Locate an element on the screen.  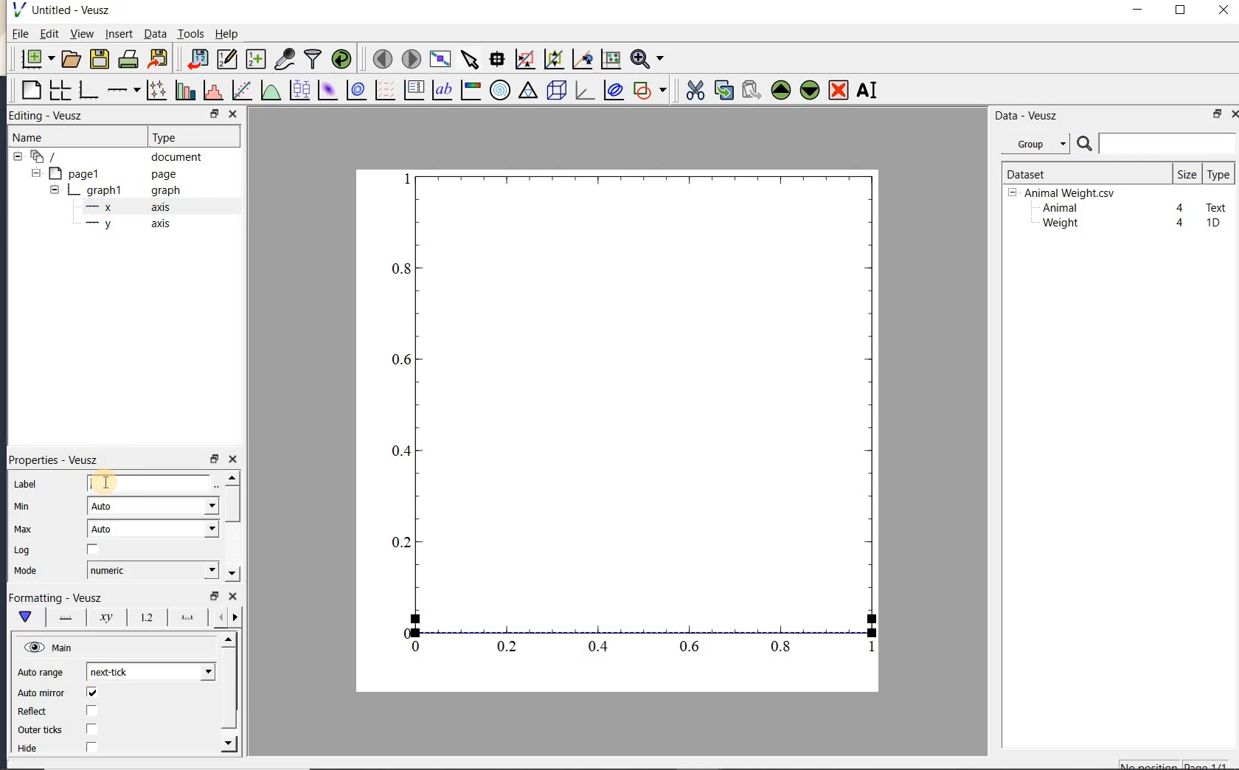
Max is located at coordinates (23, 529).